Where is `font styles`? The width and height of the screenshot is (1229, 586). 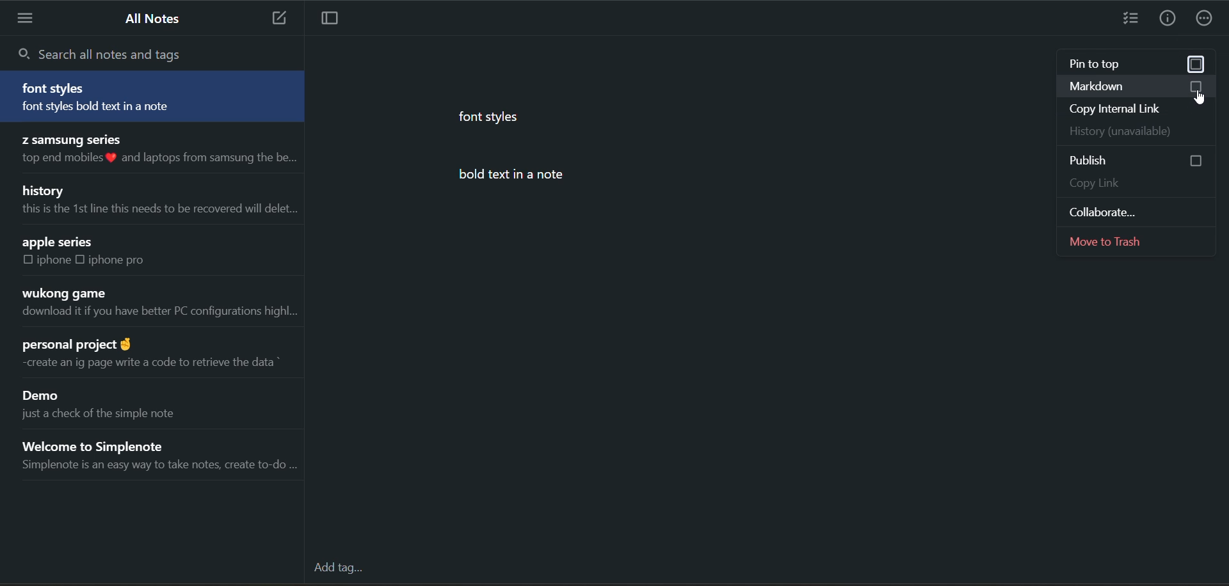
font styles is located at coordinates (56, 88).